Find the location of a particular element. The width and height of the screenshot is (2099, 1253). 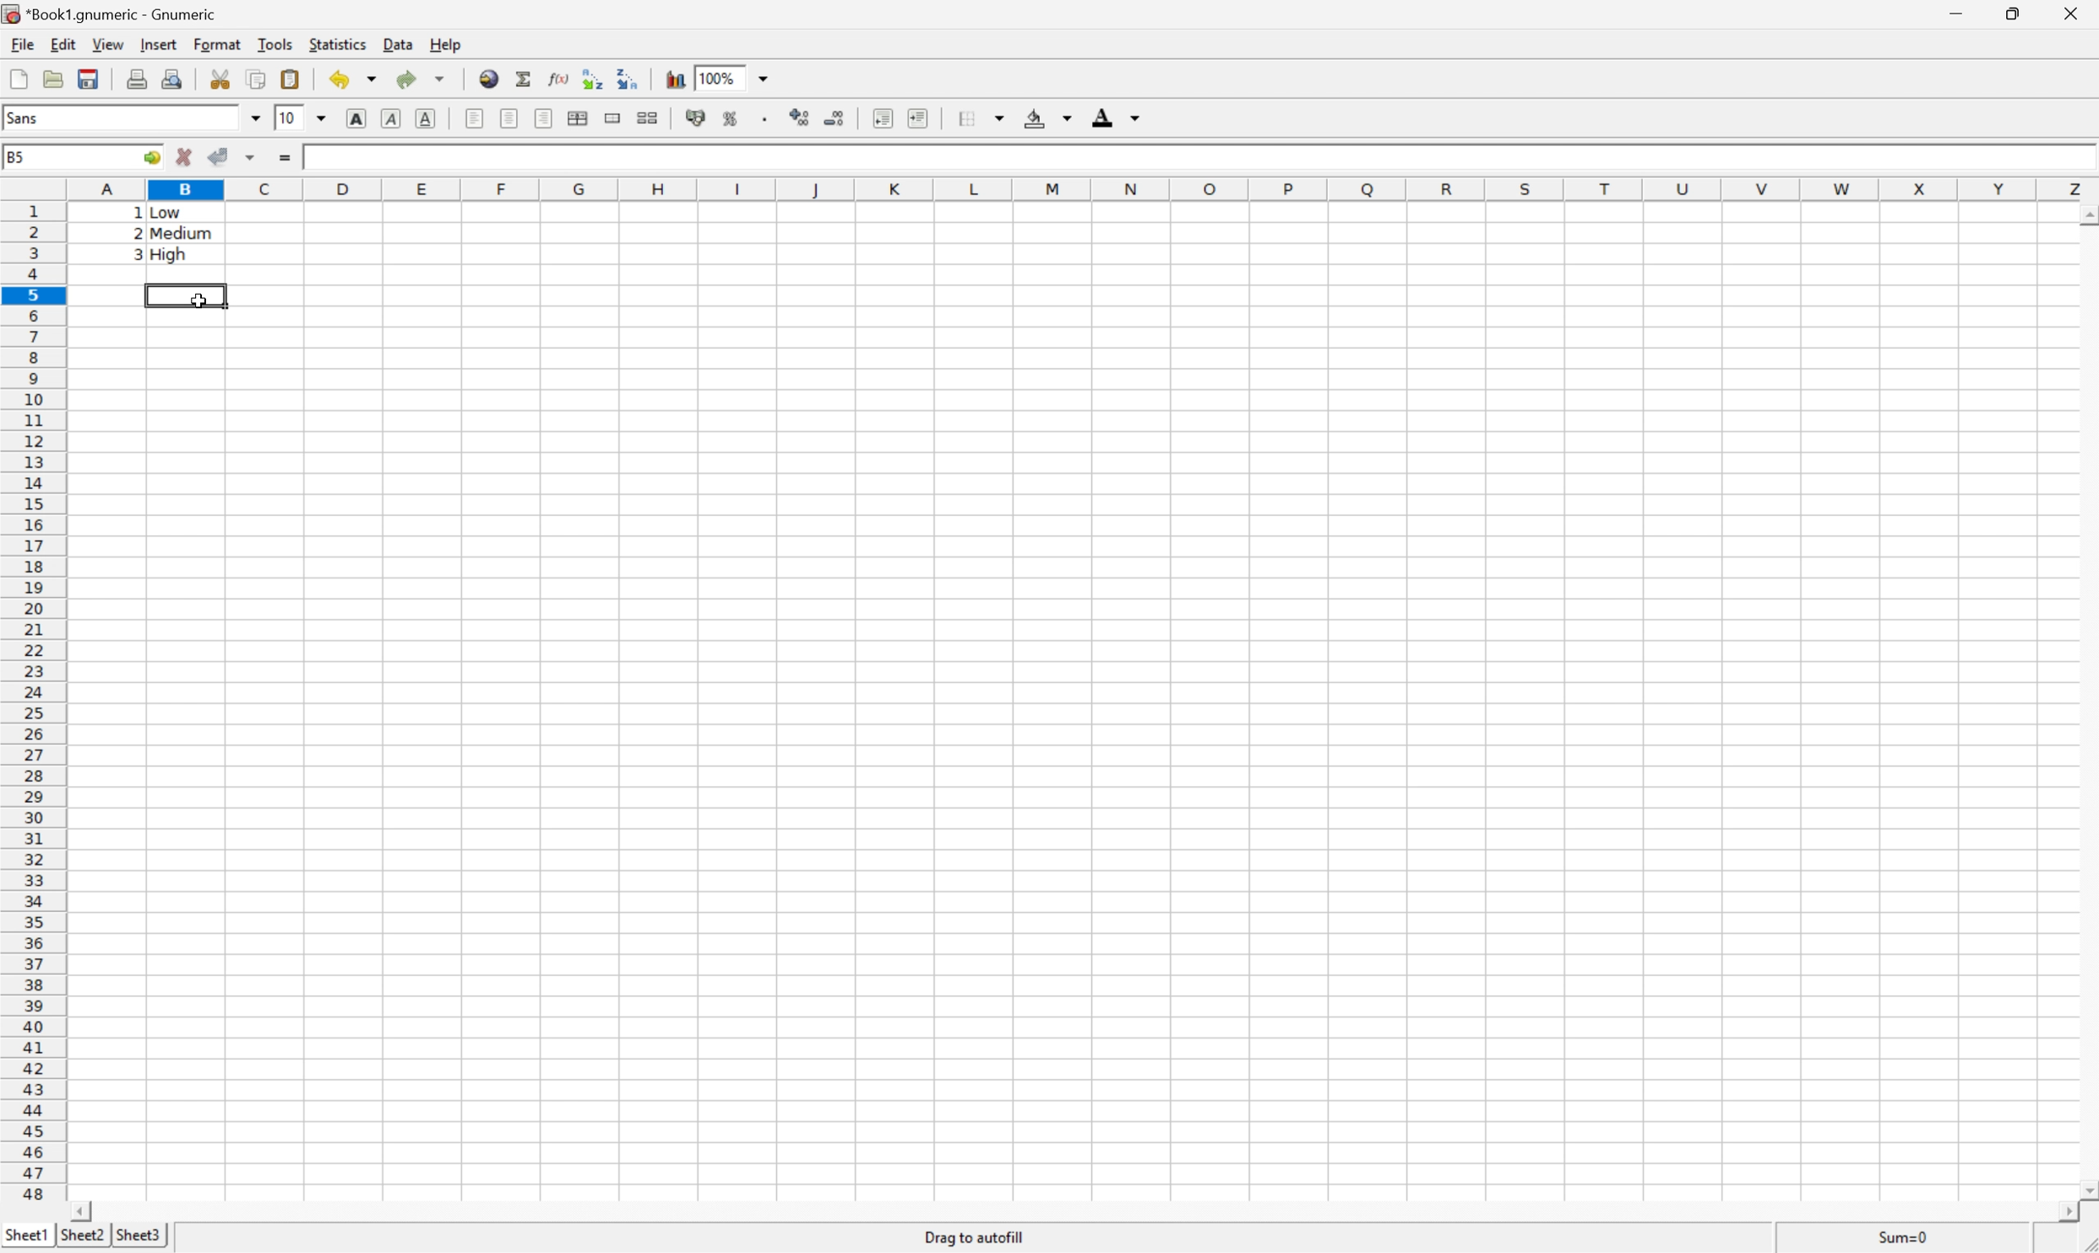

Sum=1 is located at coordinates (1902, 1237).